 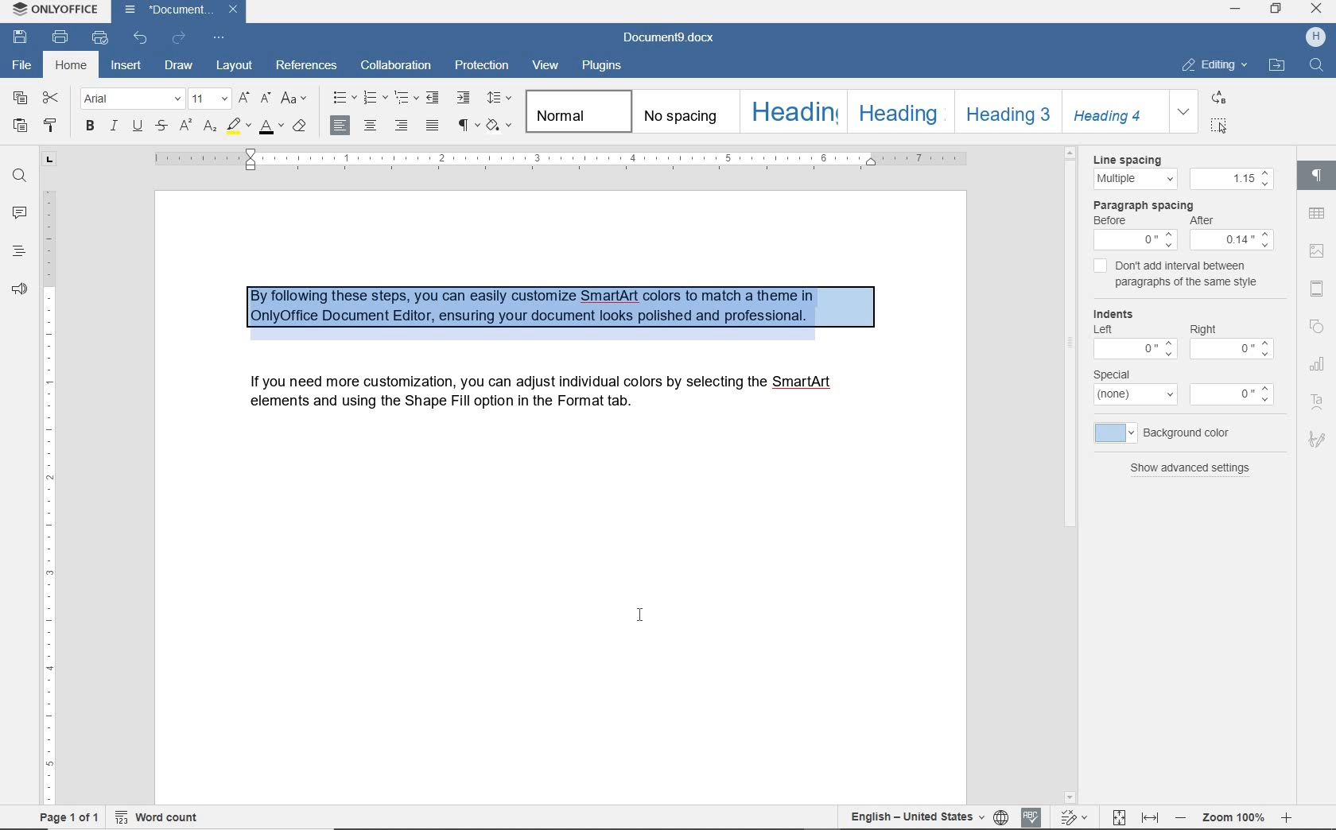 I want to click on background color, so click(x=1164, y=433).